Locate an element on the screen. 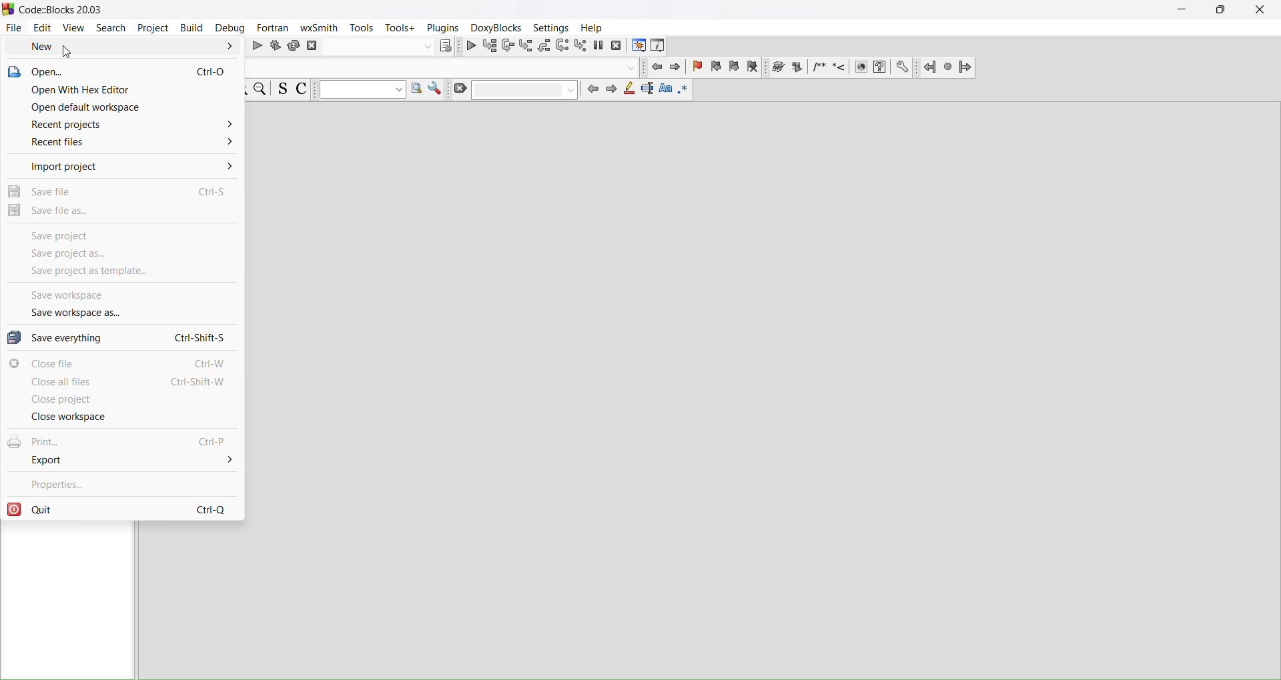  use regex is located at coordinates (685, 93).